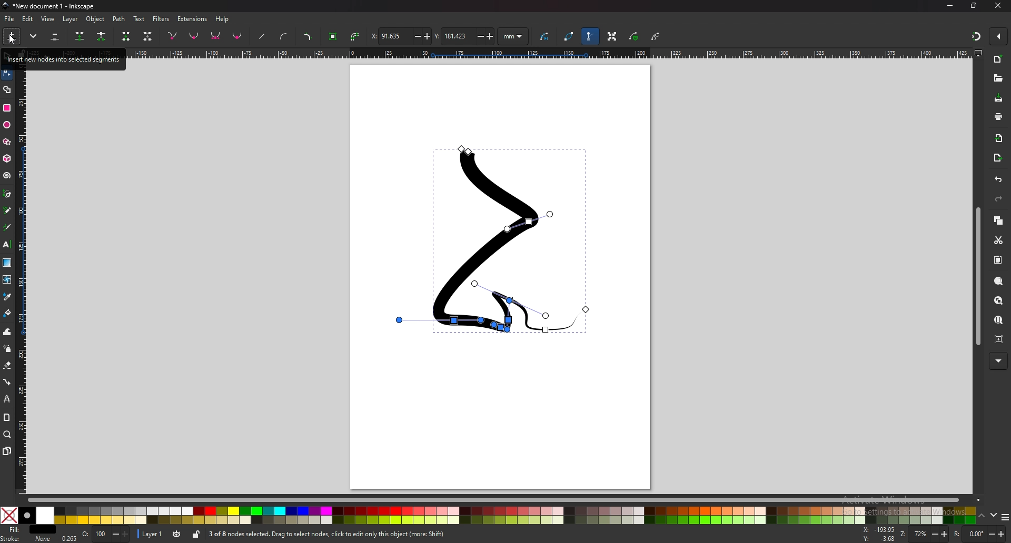 This screenshot has width=1011, height=543. What do you see at coordinates (138, 19) in the screenshot?
I see `text` at bounding box center [138, 19].